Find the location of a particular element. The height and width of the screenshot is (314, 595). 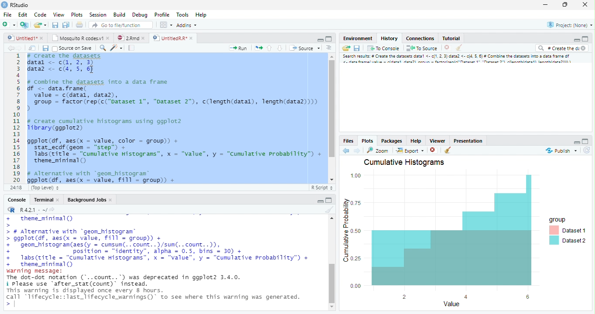

Zoom is located at coordinates (103, 49).